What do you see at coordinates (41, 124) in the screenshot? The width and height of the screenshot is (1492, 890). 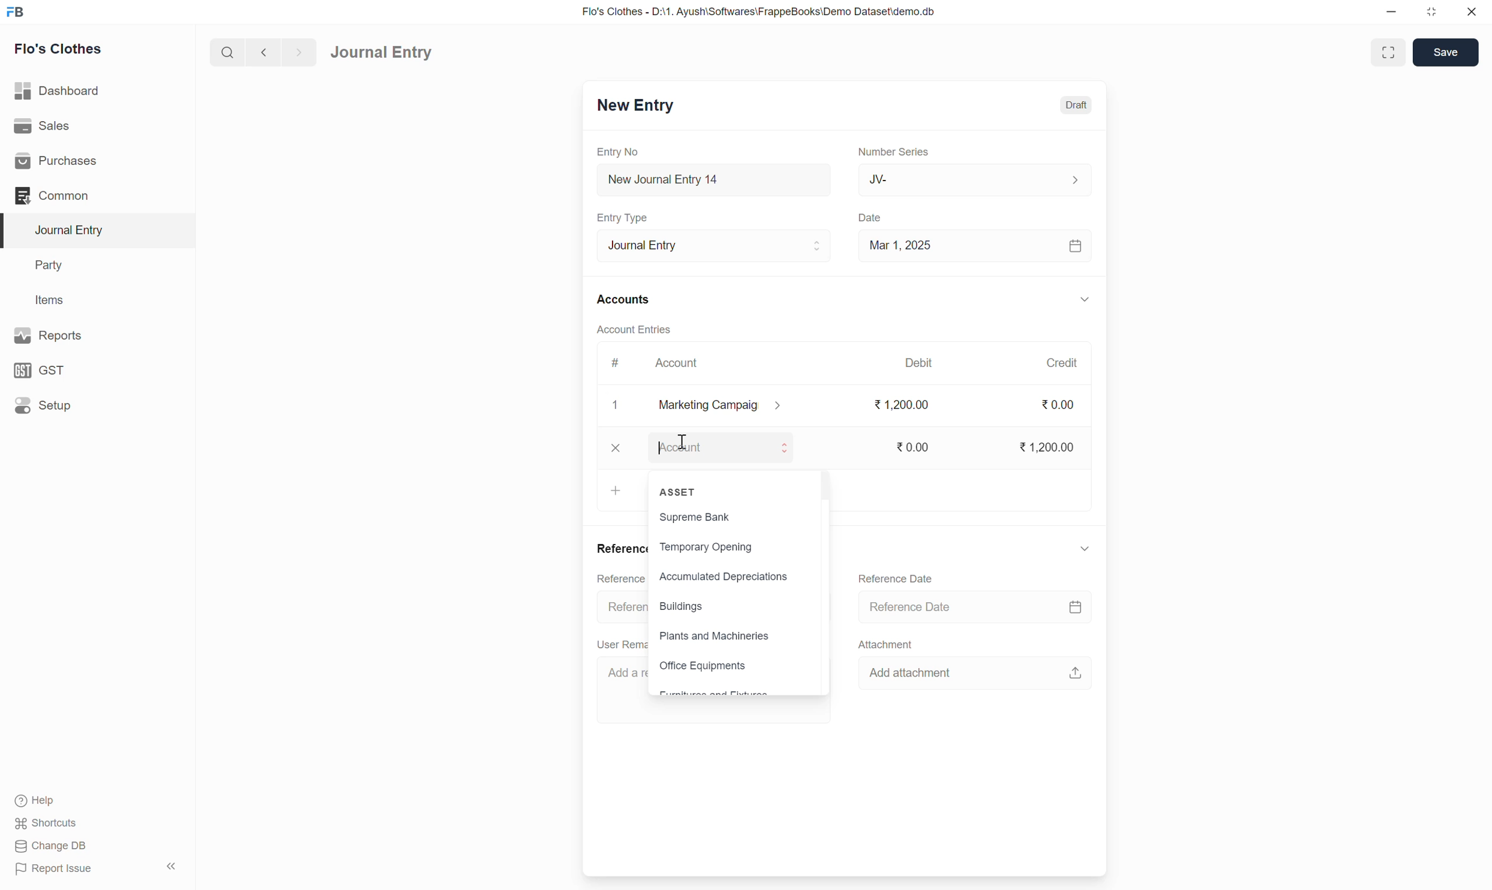 I see `Sales` at bounding box center [41, 124].